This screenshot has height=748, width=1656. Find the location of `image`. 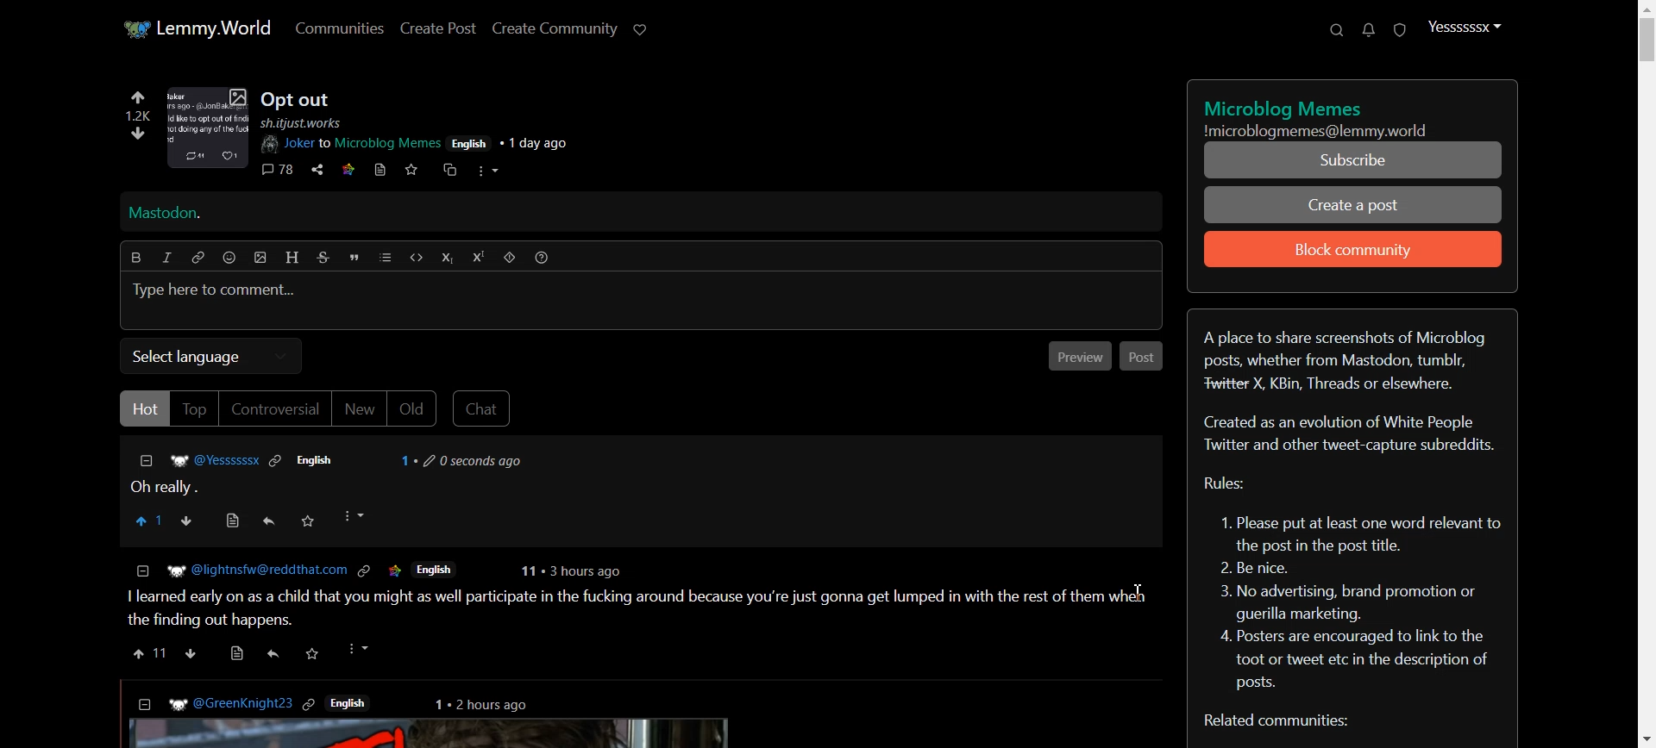

image is located at coordinates (210, 128).